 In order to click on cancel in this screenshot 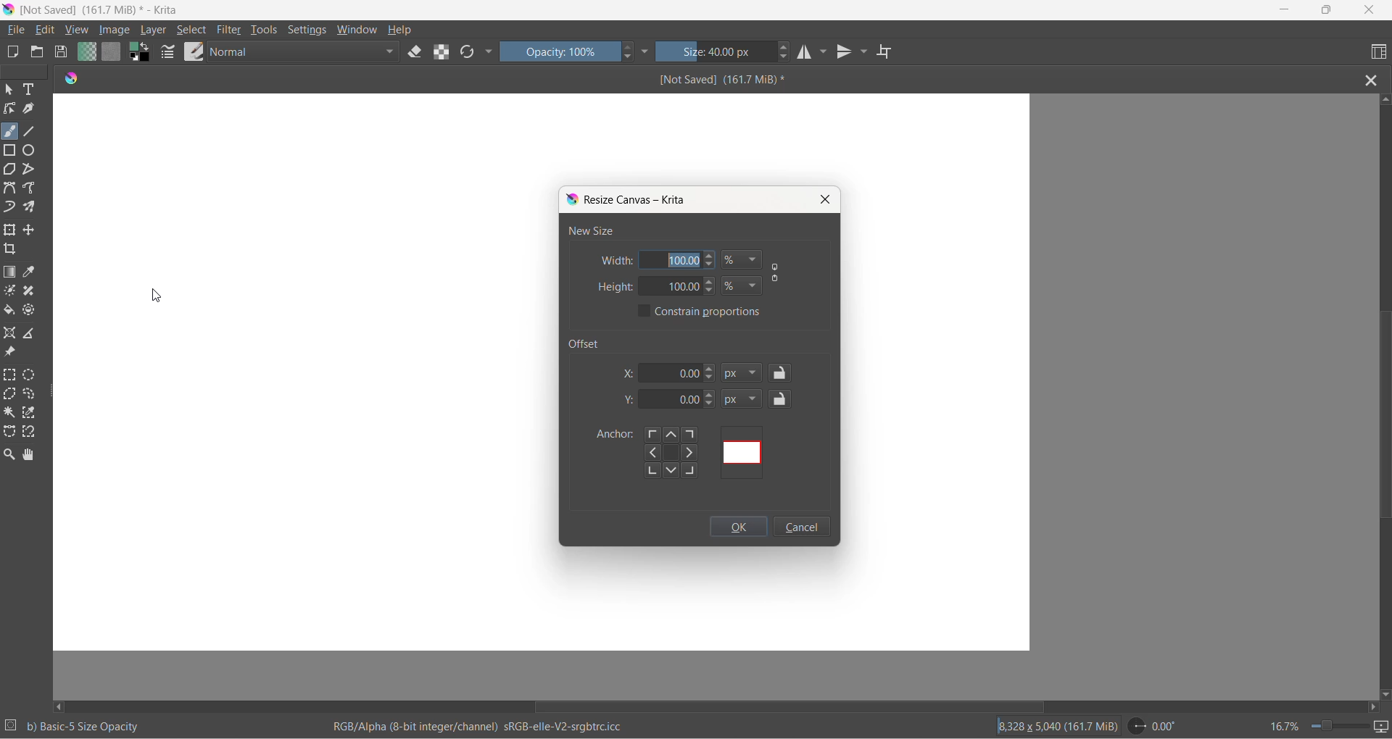, I will do `click(801, 528)`.